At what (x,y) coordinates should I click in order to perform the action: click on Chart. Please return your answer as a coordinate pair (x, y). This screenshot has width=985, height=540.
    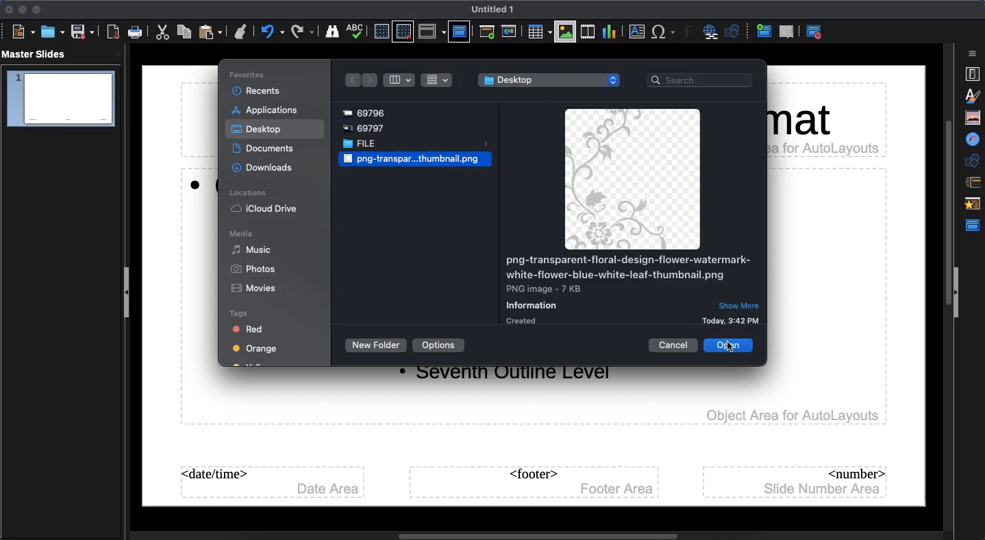
    Looking at the image, I should click on (609, 31).